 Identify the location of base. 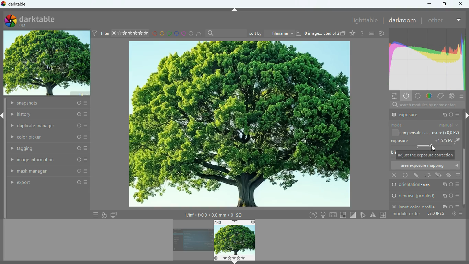
(419, 96).